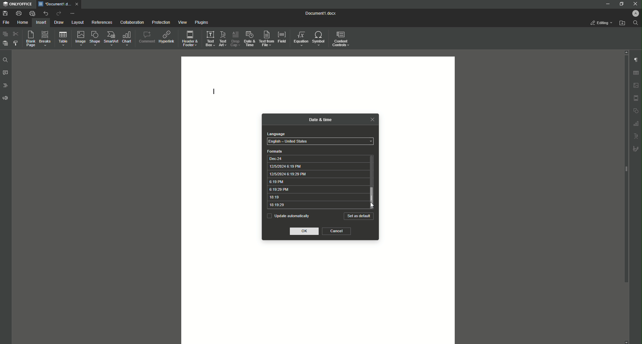  I want to click on Paste, so click(5, 34).